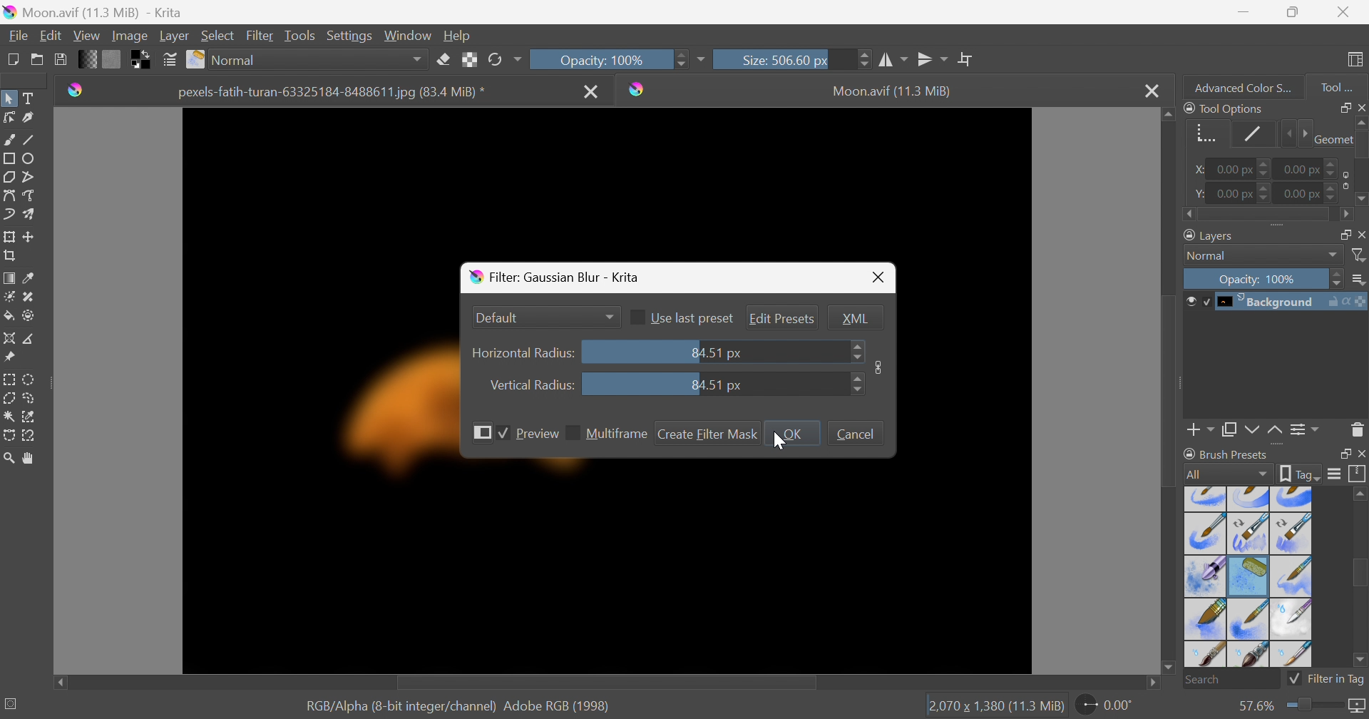  I want to click on Previous, so click(1285, 134).